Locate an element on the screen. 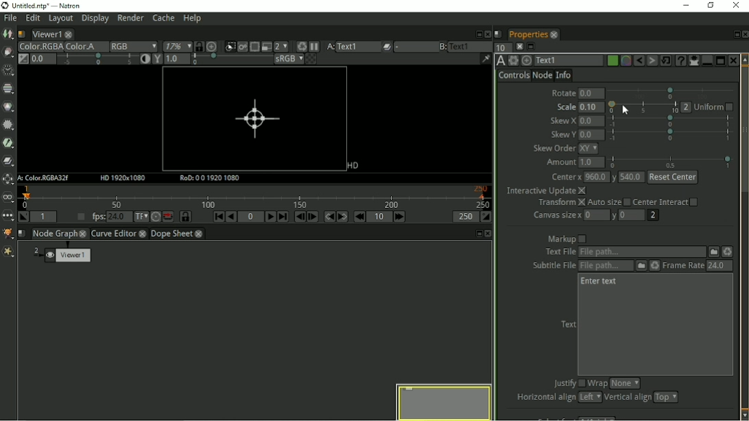 The height and width of the screenshot is (421, 749). Dope sheet is located at coordinates (180, 234).